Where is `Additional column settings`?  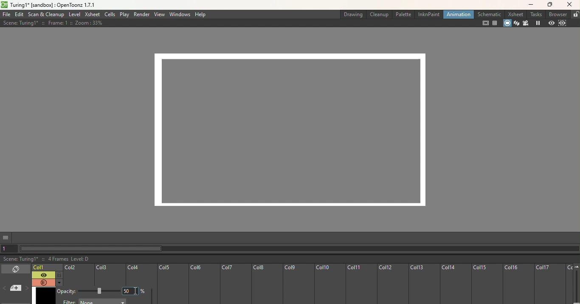 Additional column settings is located at coordinates (59, 282).